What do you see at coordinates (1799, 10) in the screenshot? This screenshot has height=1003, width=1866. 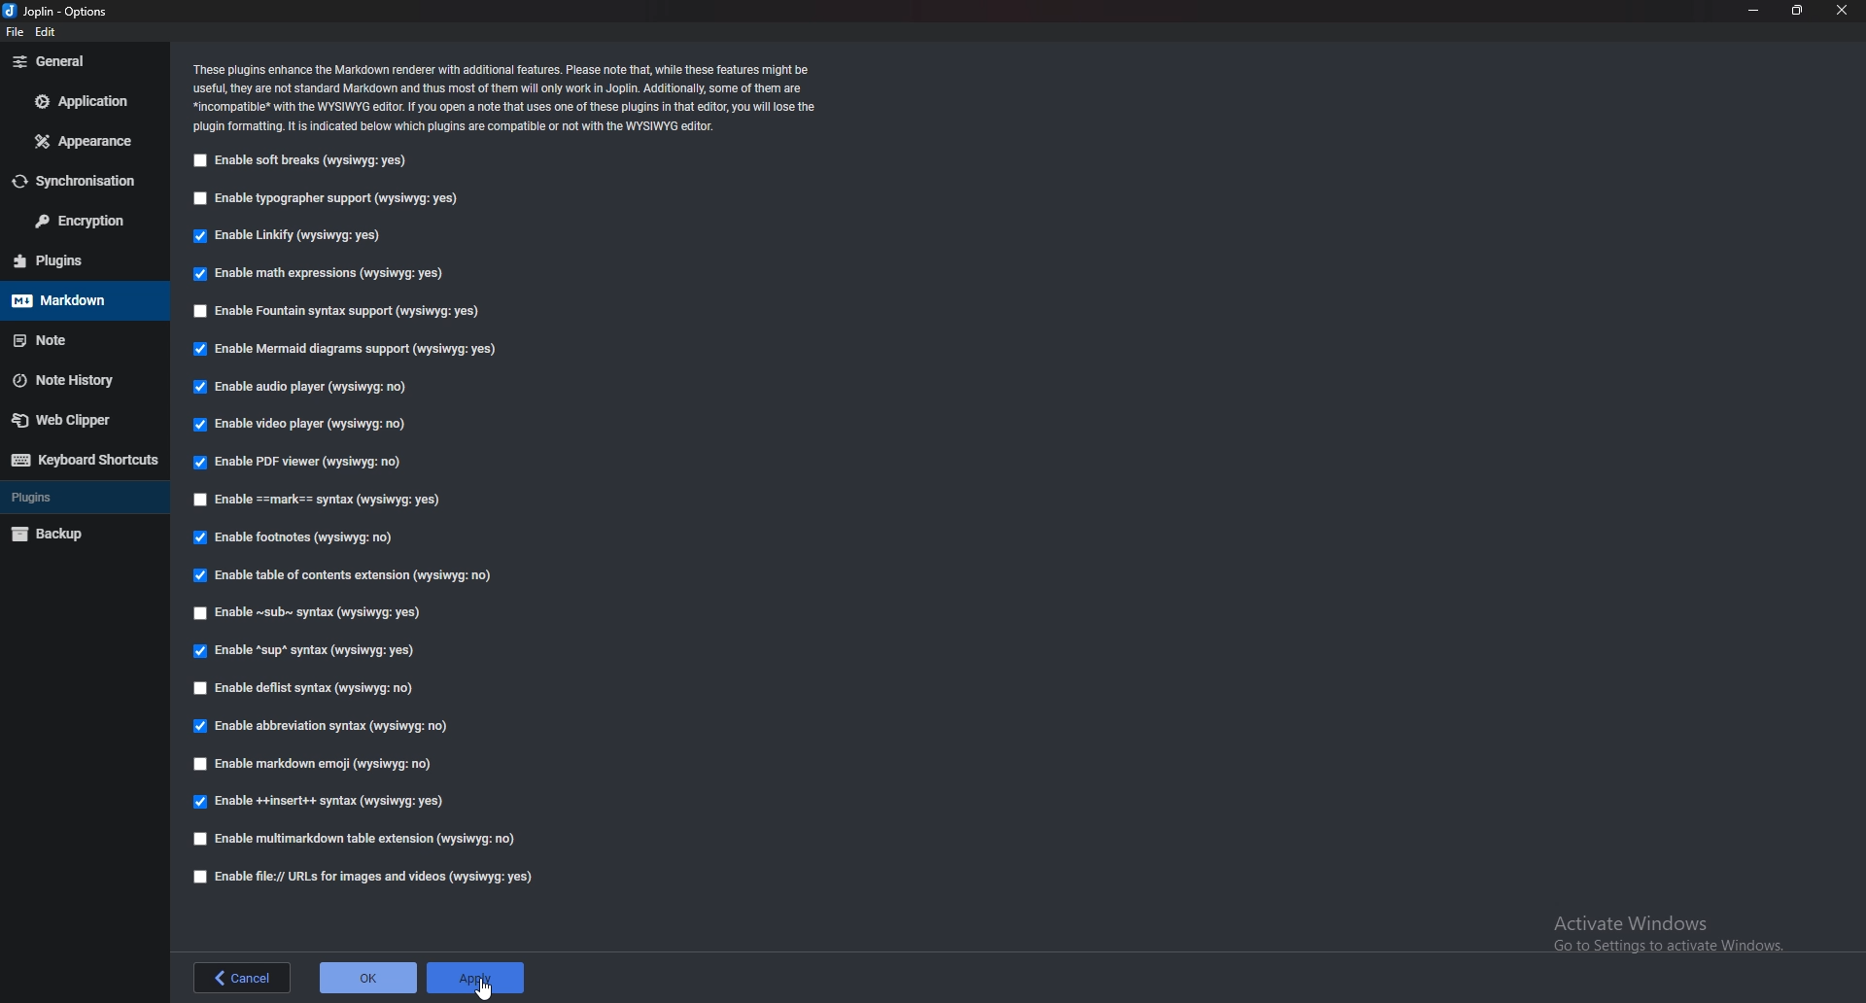 I see `Resize` at bounding box center [1799, 10].